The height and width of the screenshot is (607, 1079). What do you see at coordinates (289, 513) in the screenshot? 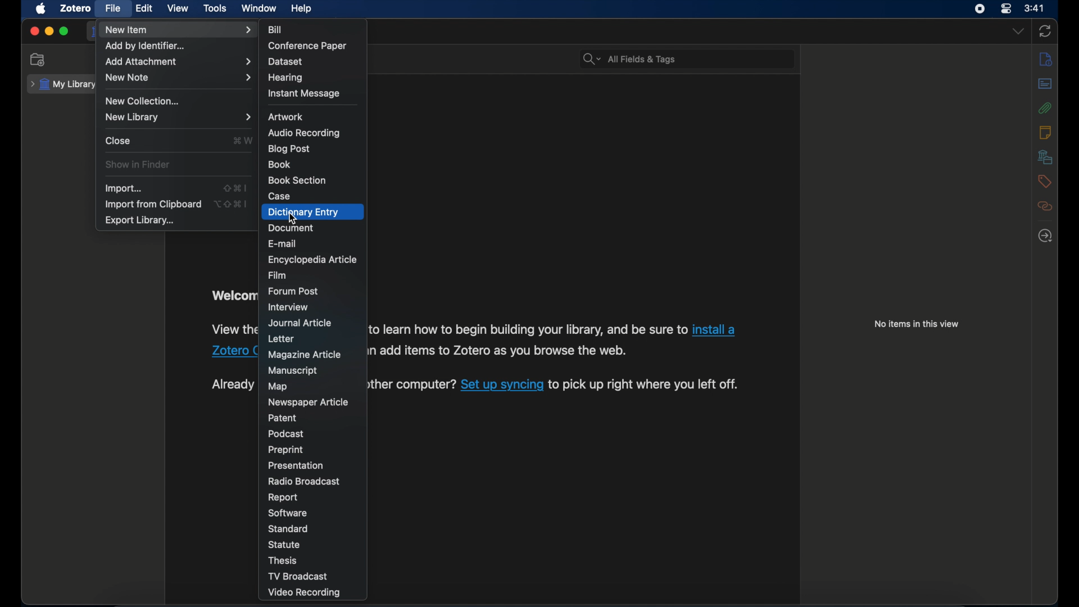
I see `software` at bounding box center [289, 513].